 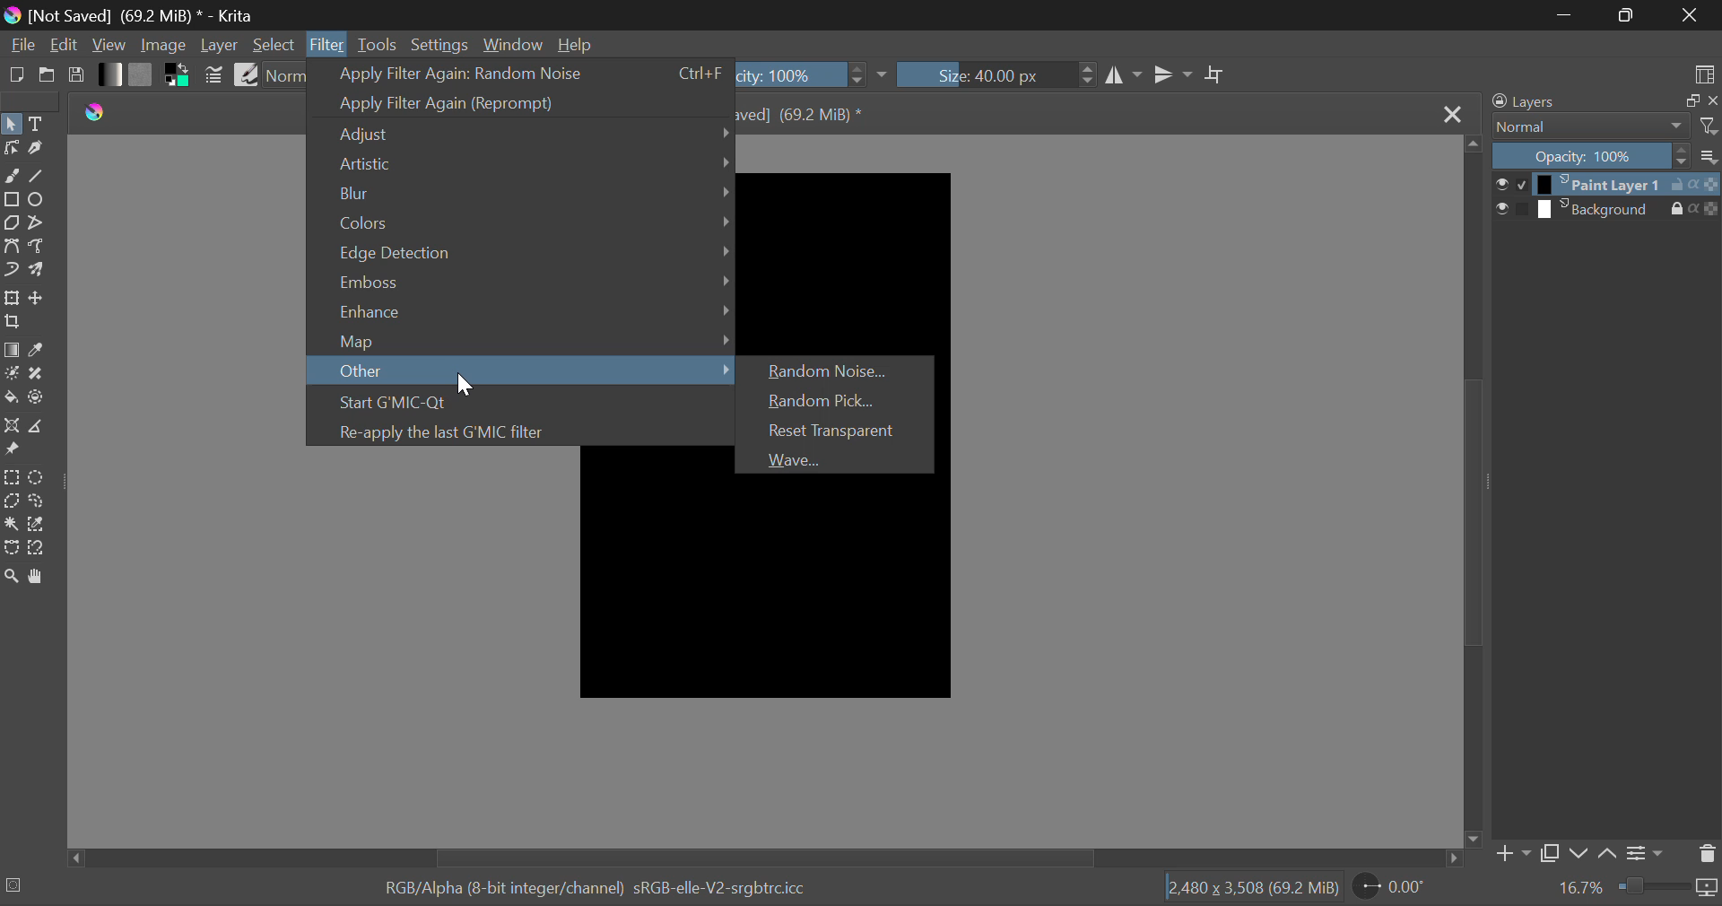 What do you see at coordinates (1565, 101) in the screenshot?
I see `Layers Docker Tab` at bounding box center [1565, 101].